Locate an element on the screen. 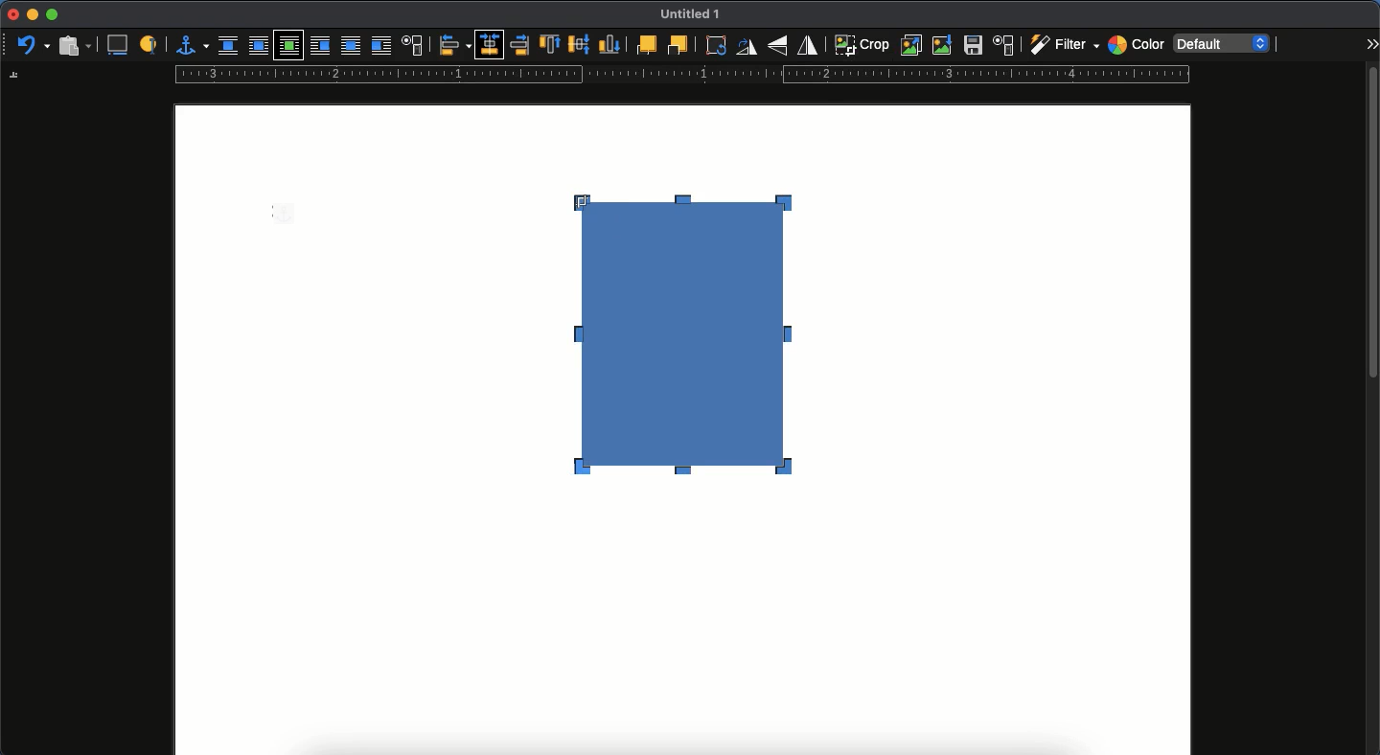  flip vertically  is located at coordinates (780, 45).